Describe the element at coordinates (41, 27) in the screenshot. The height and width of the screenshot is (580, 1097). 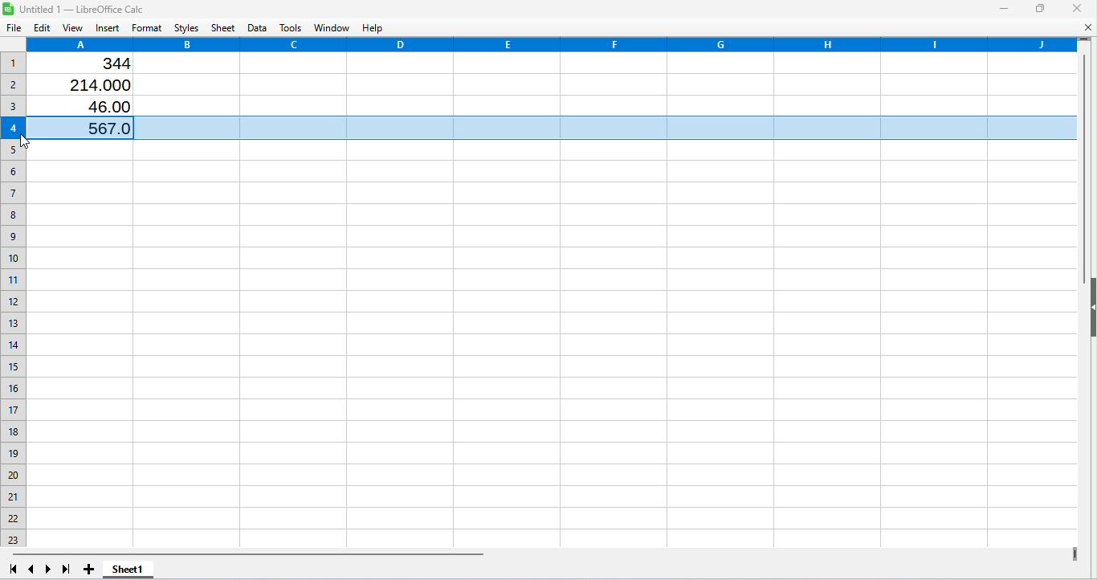
I see `Edit` at that location.